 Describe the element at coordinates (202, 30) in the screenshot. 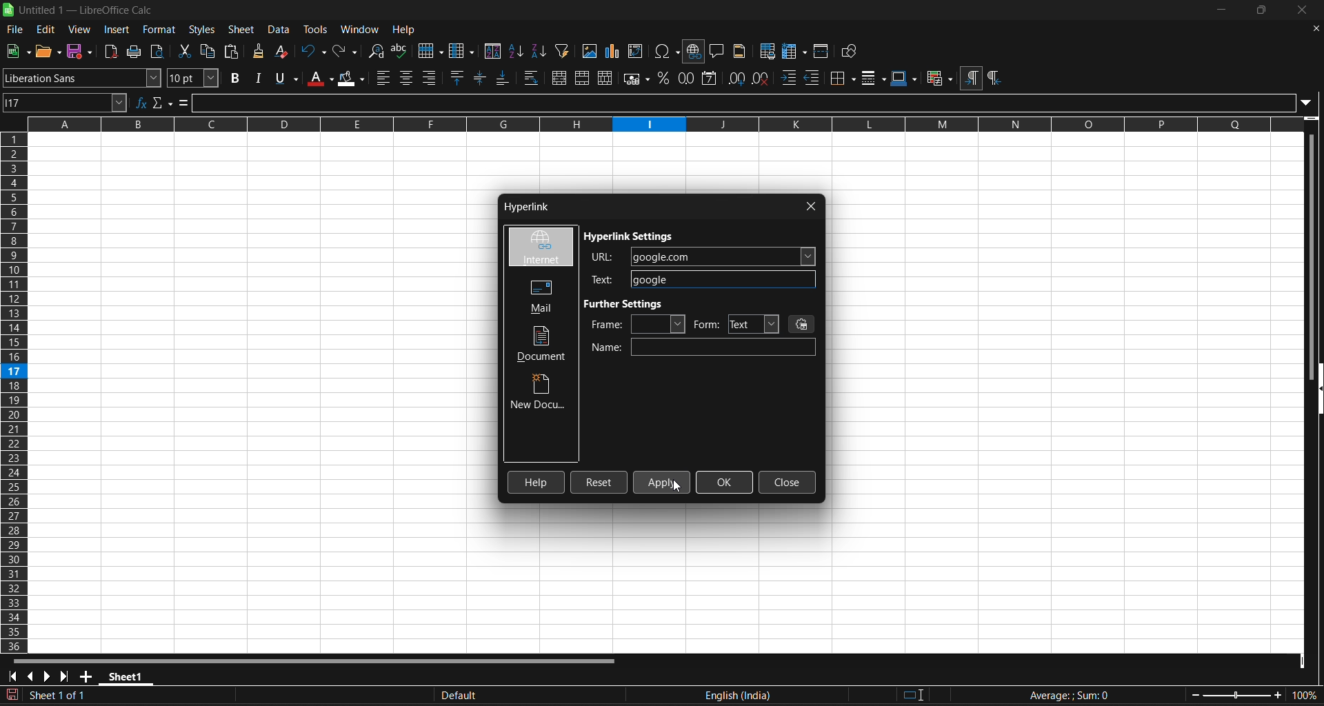

I see `styles` at that location.